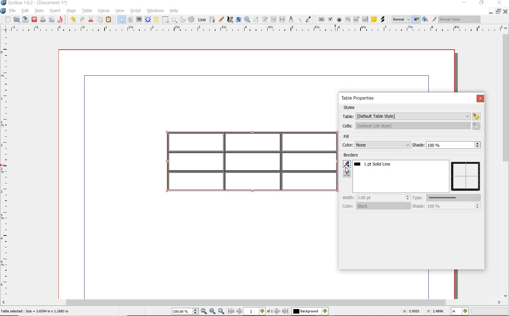  What do you see at coordinates (16, 19) in the screenshot?
I see `open` at bounding box center [16, 19].